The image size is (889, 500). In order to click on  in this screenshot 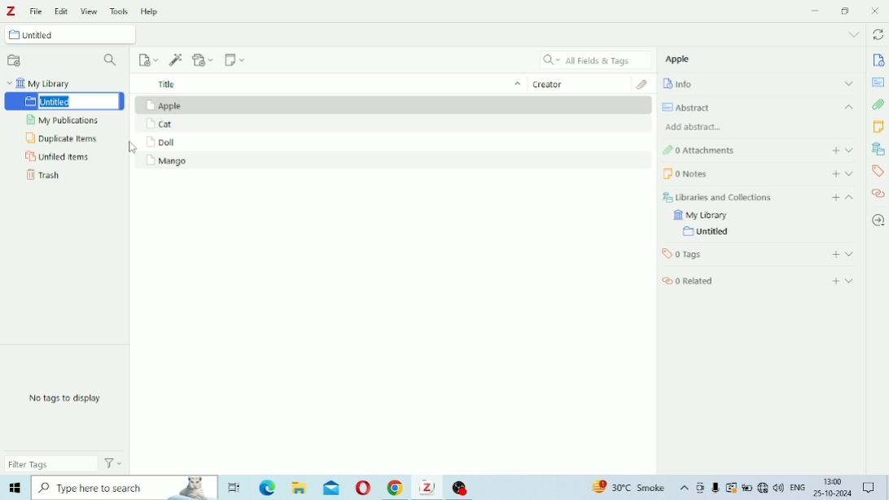, I will do `click(125, 487)`.